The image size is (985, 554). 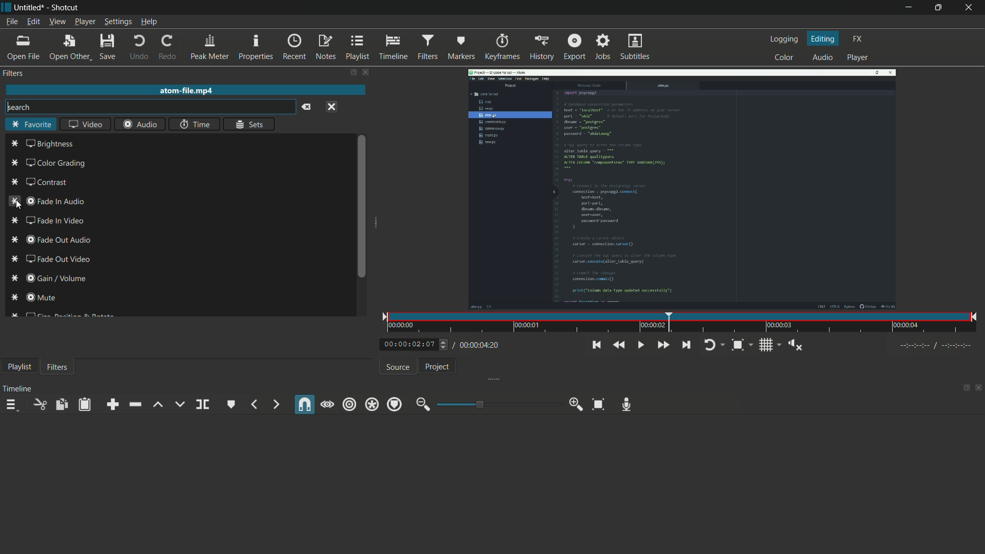 I want to click on logging, so click(x=785, y=38).